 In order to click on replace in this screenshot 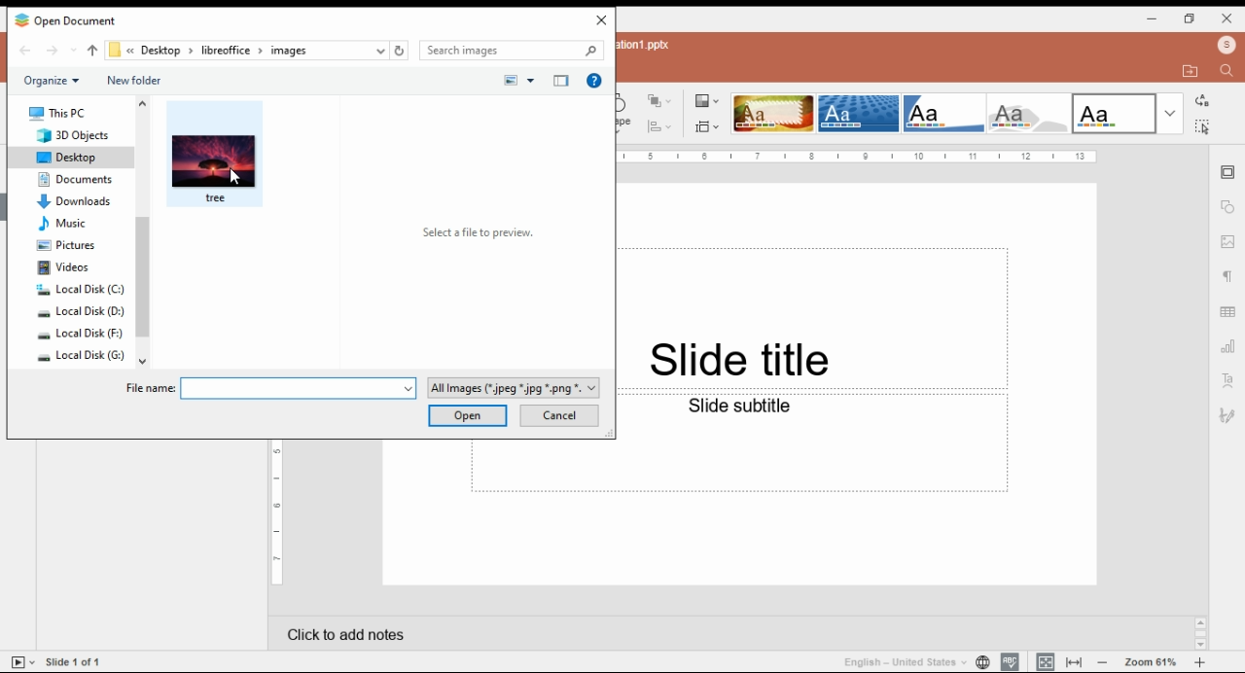, I will do `click(1201, 101)`.